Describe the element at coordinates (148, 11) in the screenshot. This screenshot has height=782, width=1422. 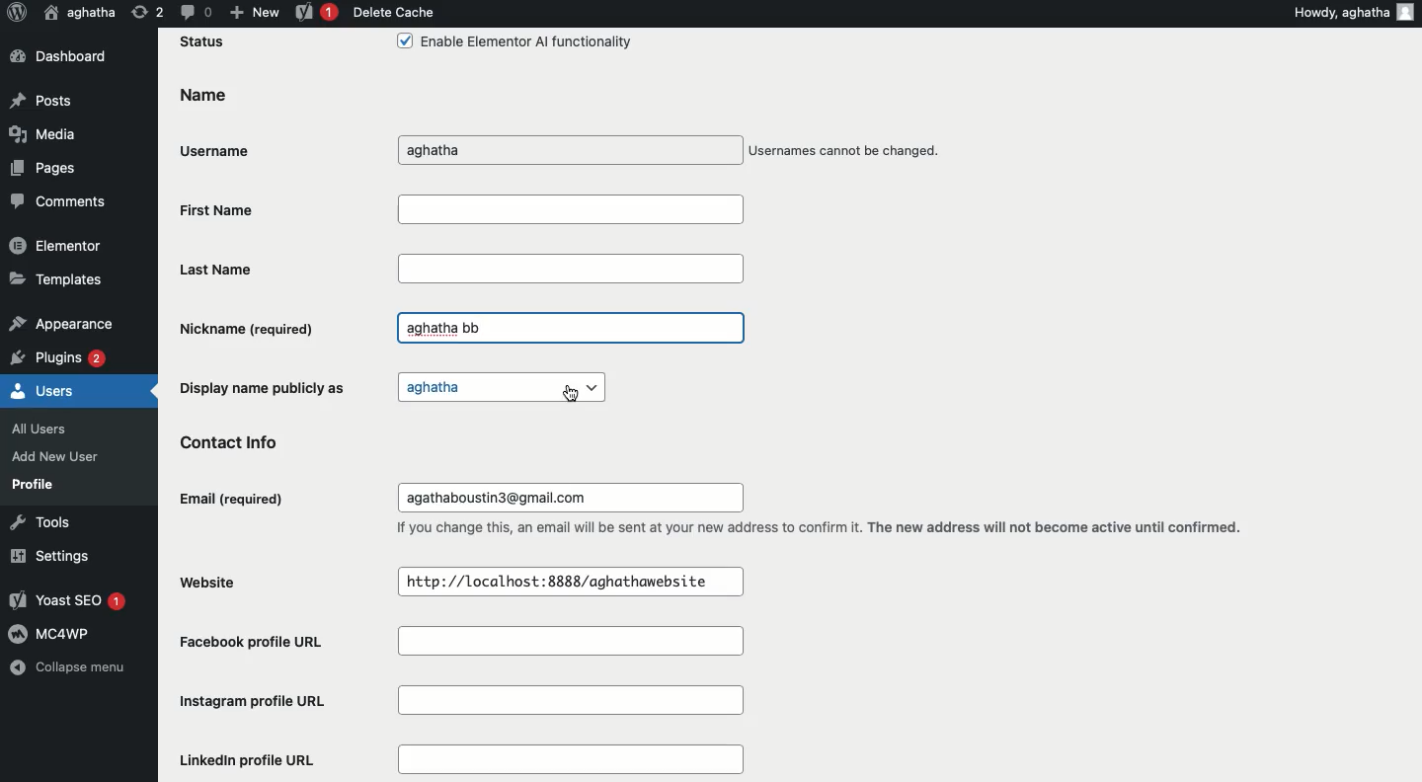
I see `Revision` at that location.